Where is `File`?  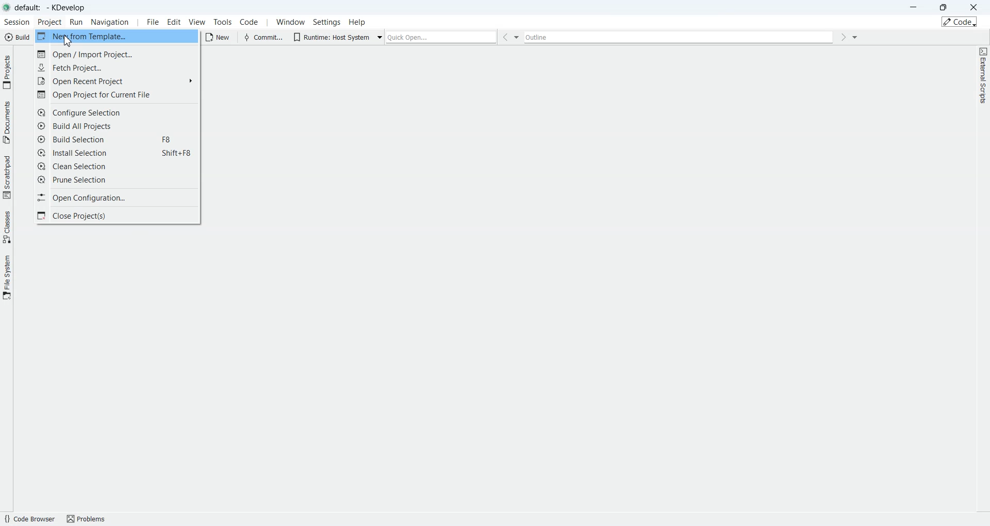
File is located at coordinates (151, 22).